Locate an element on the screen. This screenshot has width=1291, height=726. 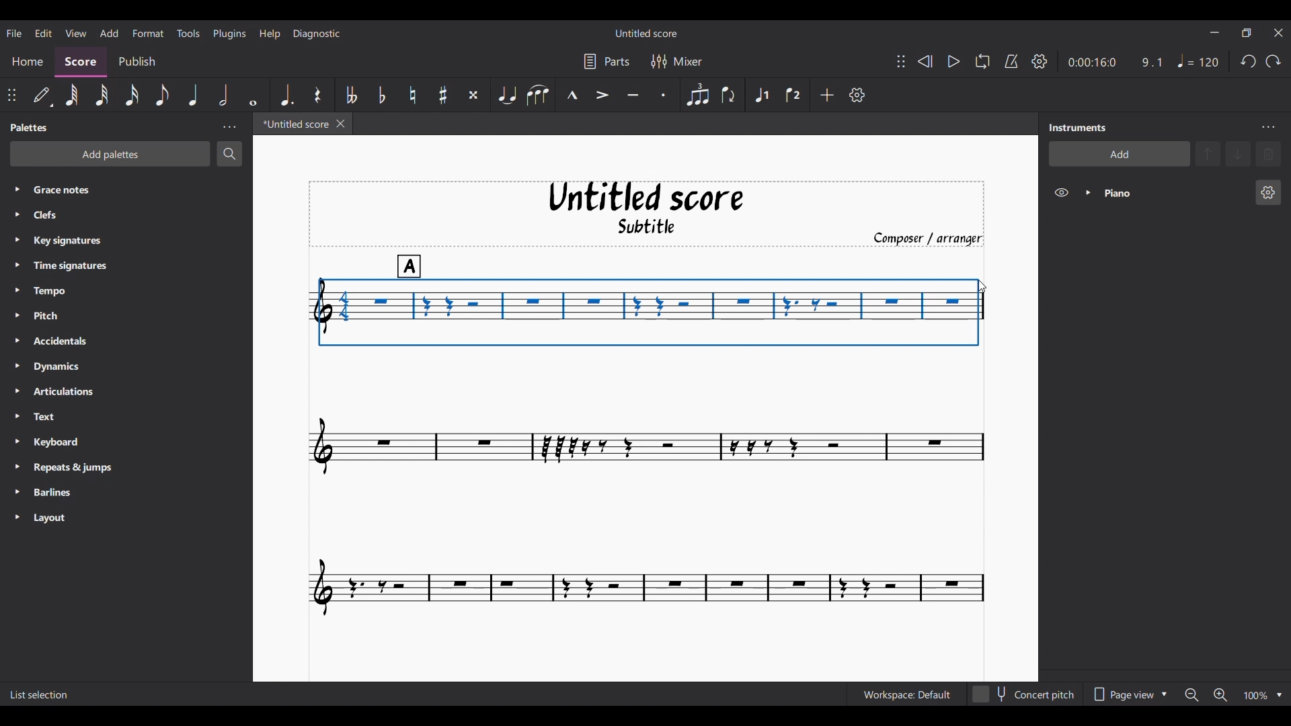
Composer/arranger is located at coordinates (927, 237).